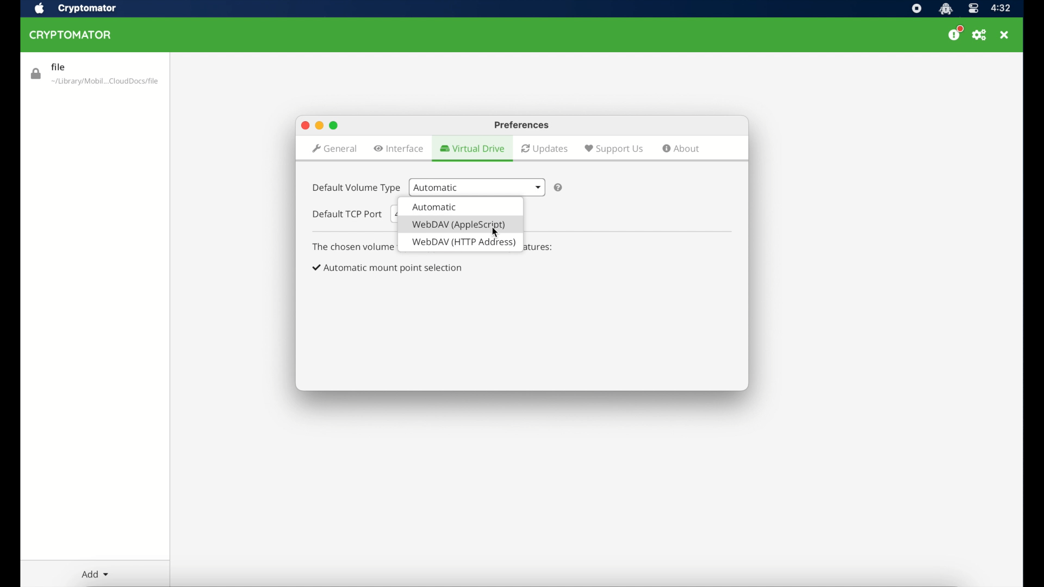 The image size is (1044, 587). What do you see at coordinates (955, 34) in the screenshot?
I see `donate` at bounding box center [955, 34].